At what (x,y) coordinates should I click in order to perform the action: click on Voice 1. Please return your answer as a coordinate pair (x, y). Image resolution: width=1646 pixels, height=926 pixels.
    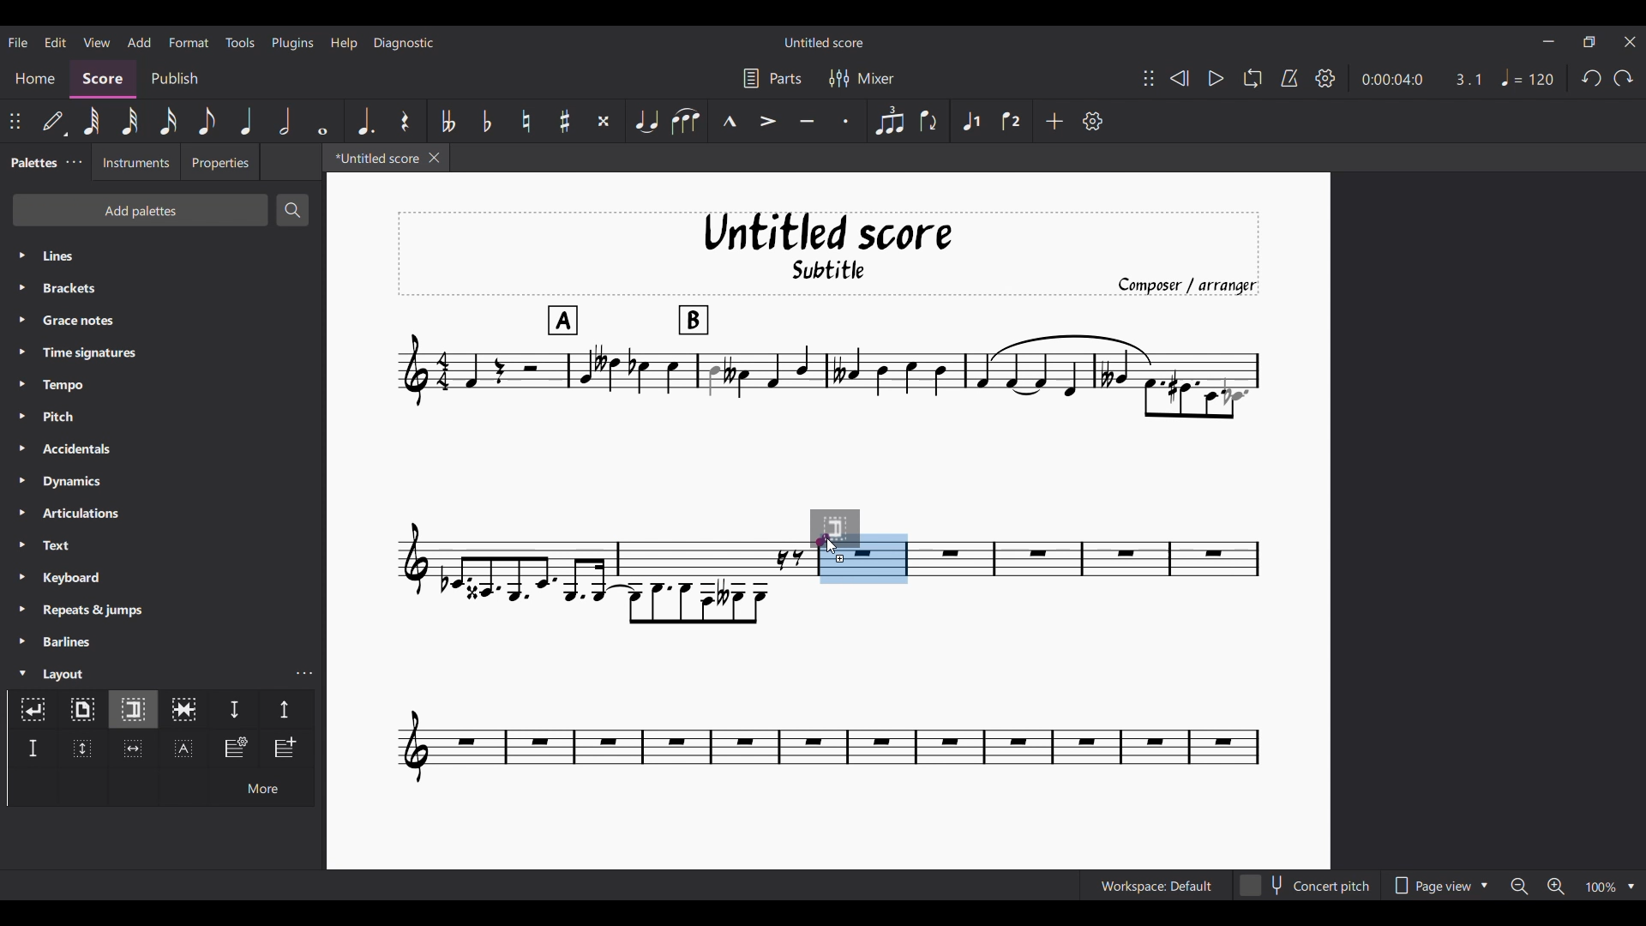
    Looking at the image, I should click on (970, 121).